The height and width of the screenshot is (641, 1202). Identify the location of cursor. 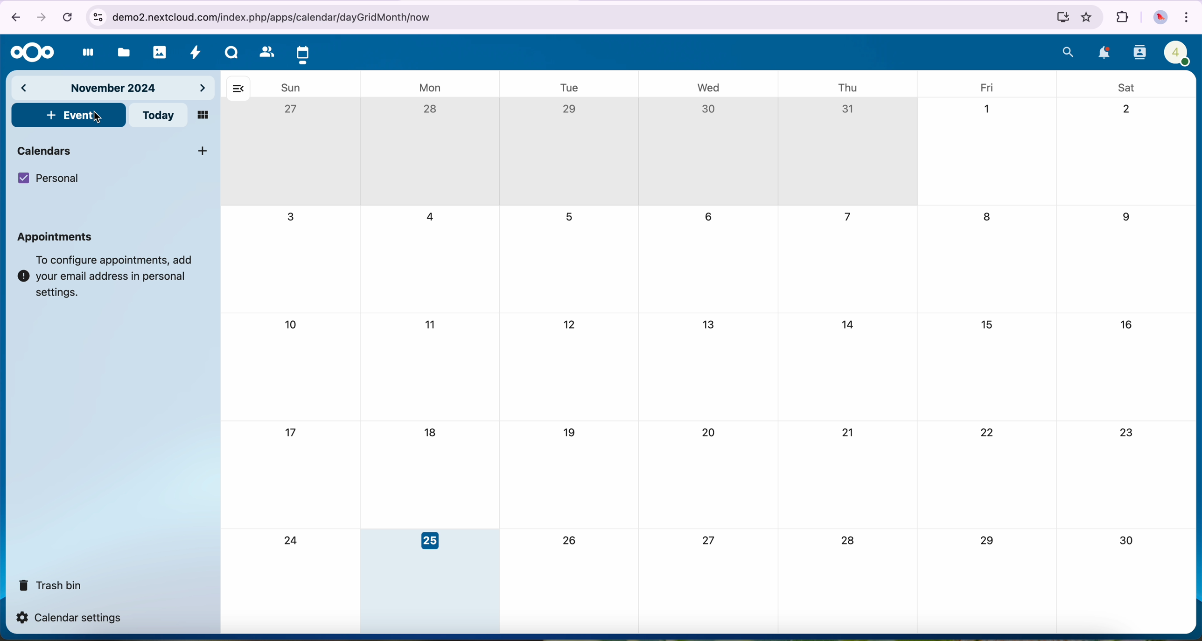
(98, 119).